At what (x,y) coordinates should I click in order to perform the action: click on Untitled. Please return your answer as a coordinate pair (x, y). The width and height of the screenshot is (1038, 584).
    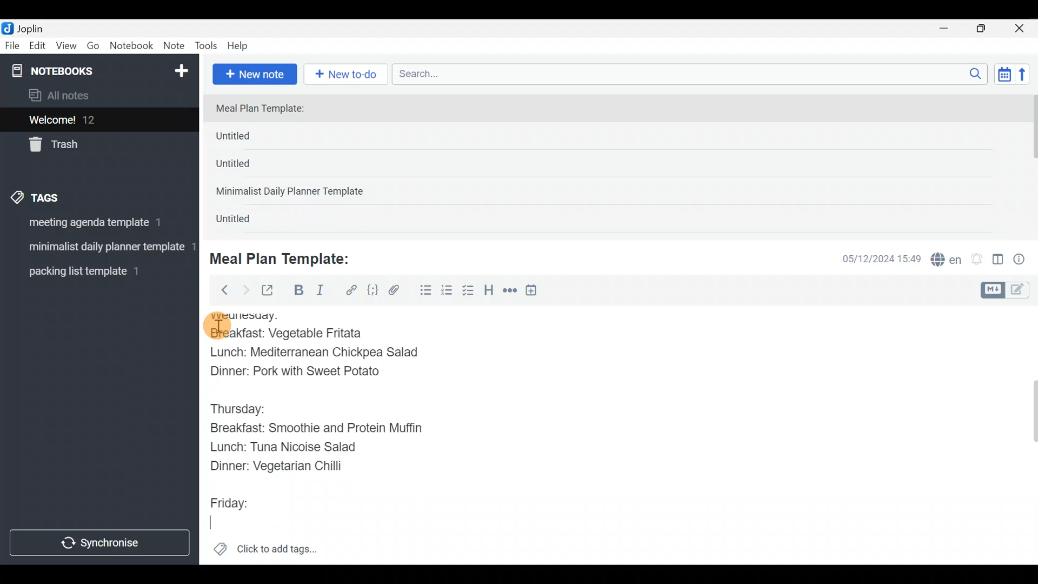
    Looking at the image, I should click on (248, 167).